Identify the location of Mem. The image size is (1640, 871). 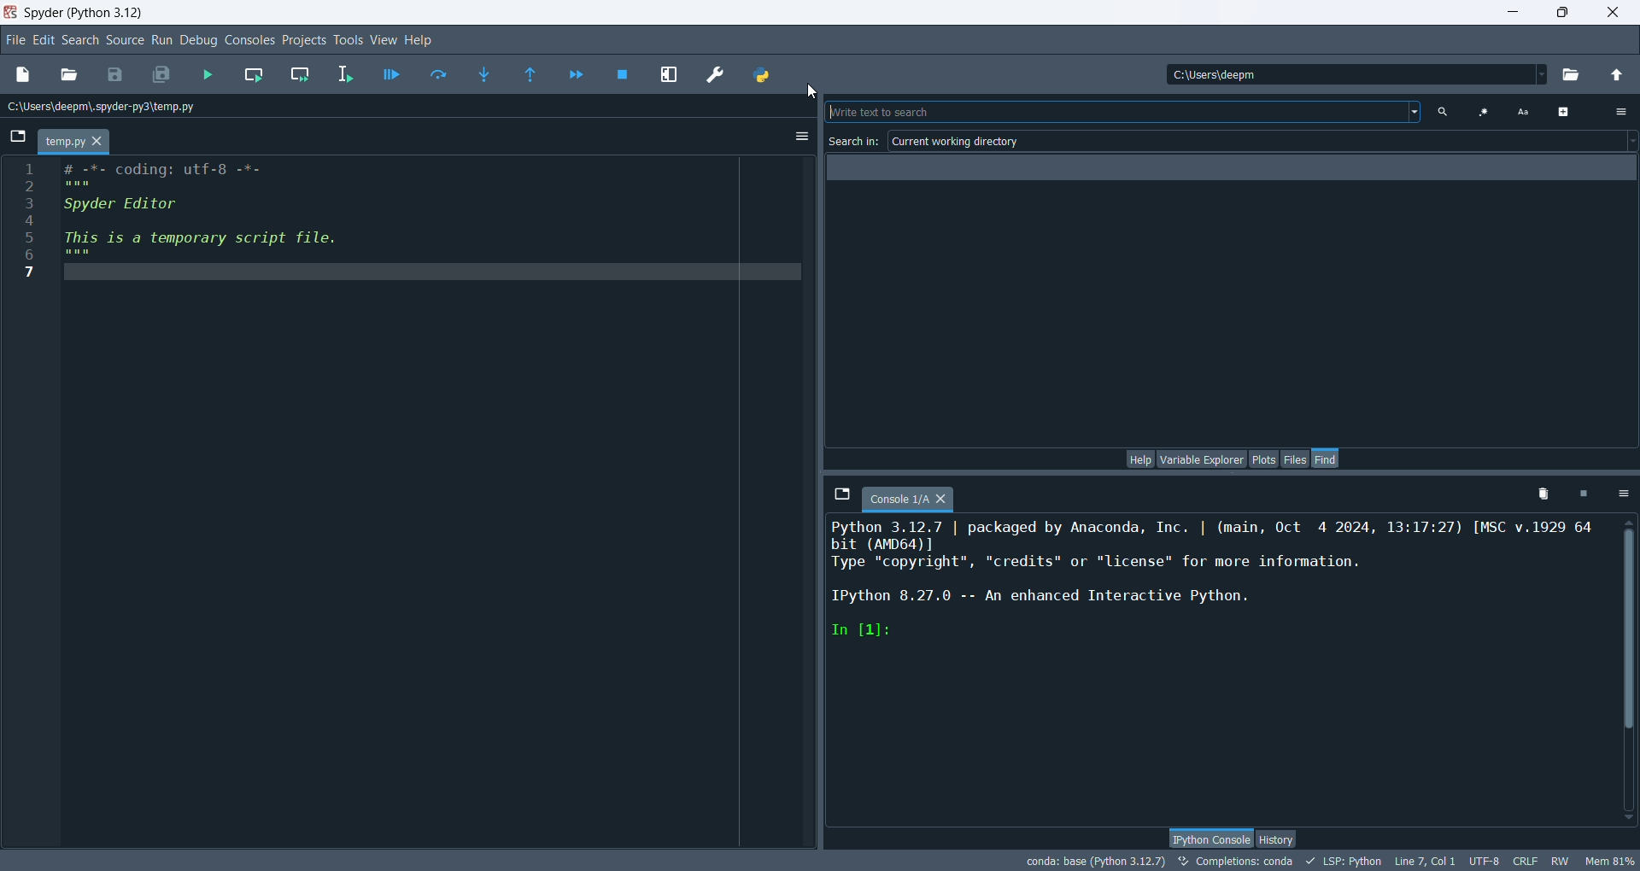
(1608, 861).